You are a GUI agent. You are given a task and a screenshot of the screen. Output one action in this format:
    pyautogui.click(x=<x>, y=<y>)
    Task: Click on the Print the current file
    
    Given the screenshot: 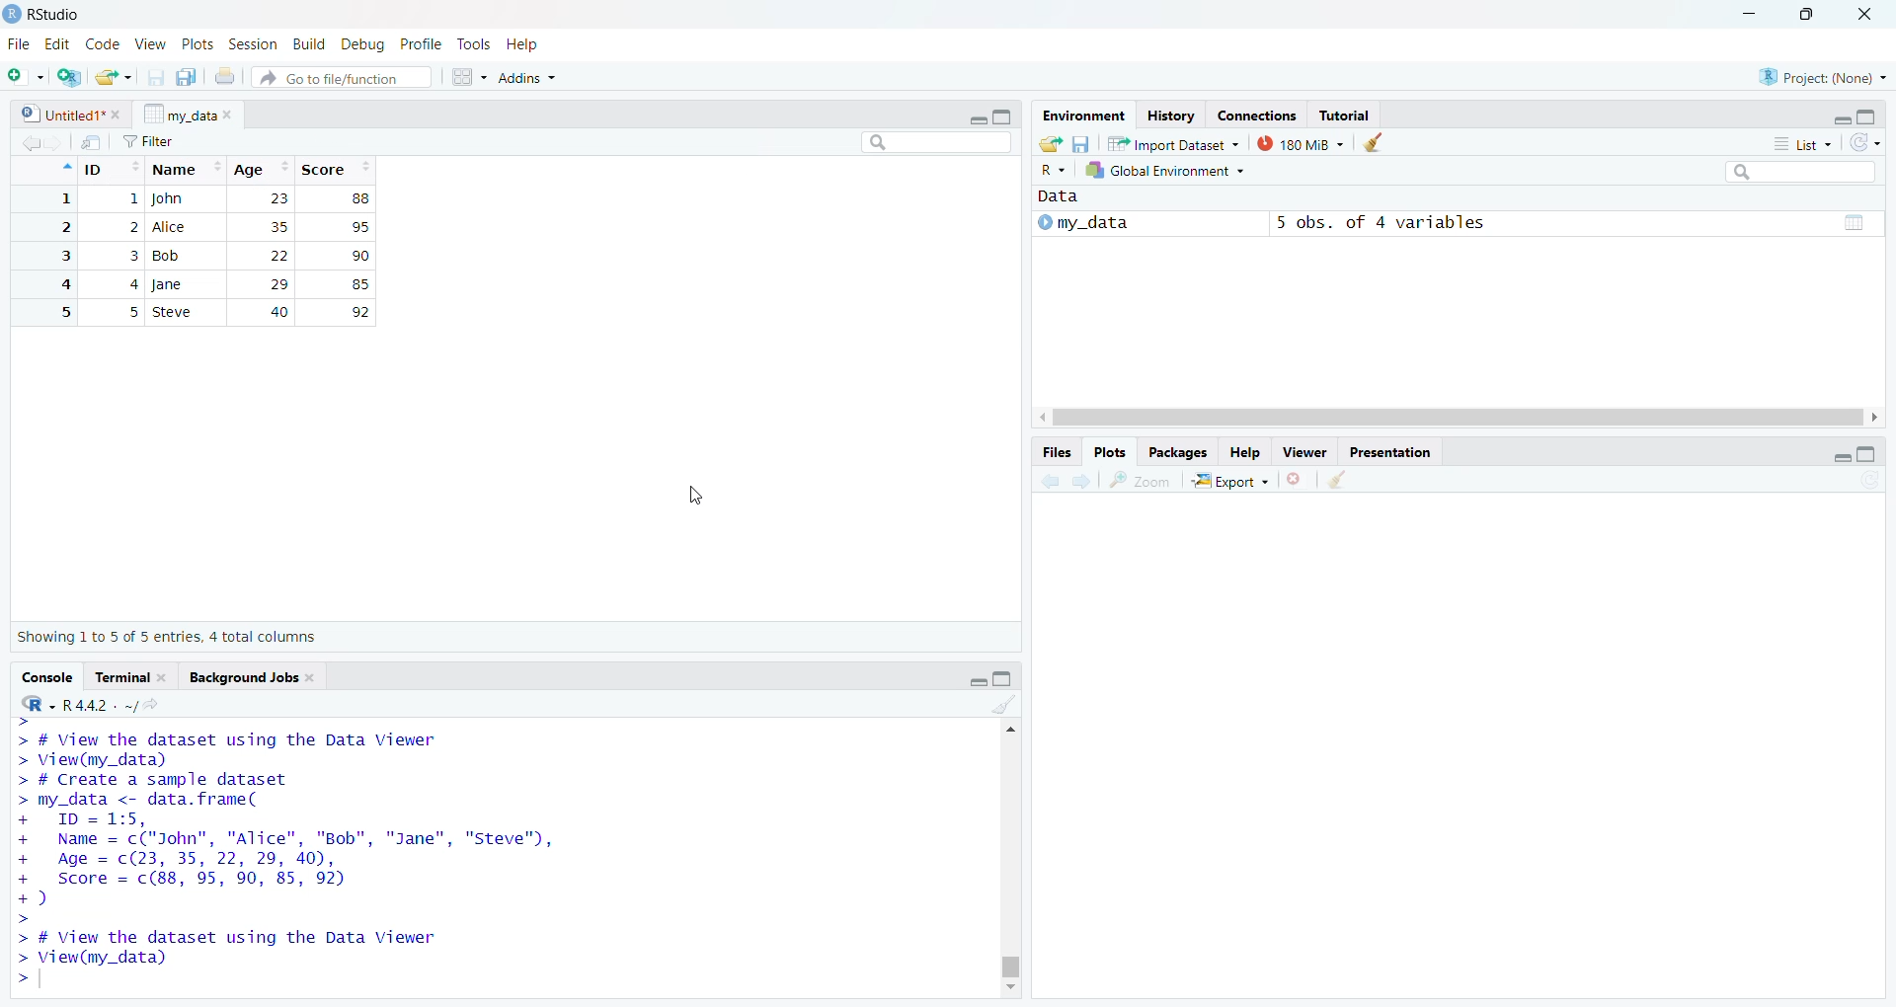 What is the action you would take?
    pyautogui.click(x=220, y=77)
    